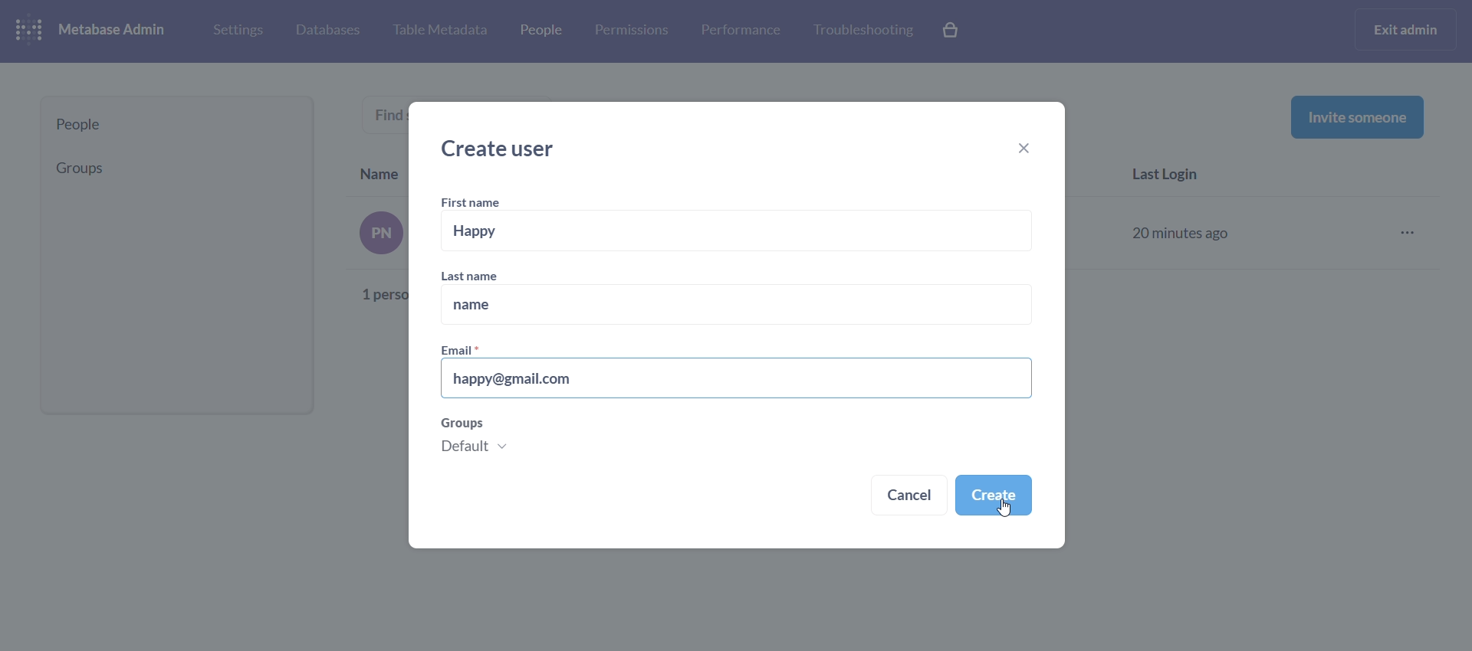 This screenshot has width=1472, height=651. I want to click on last login, so click(1173, 176).